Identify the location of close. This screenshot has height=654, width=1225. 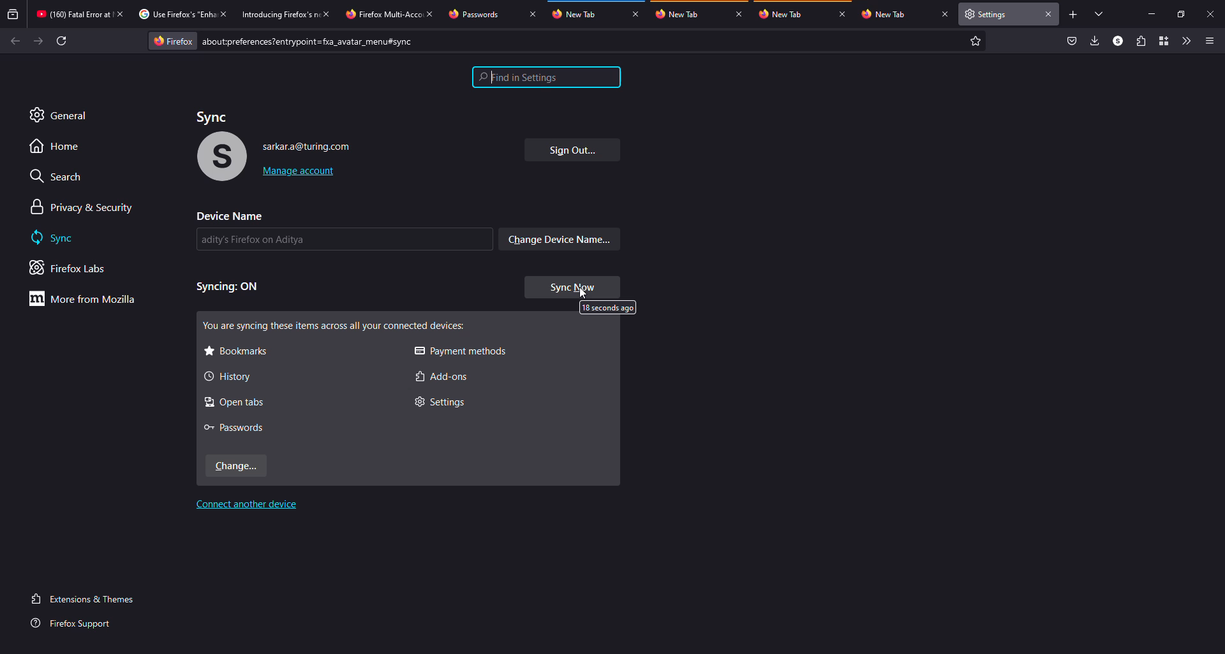
(741, 14).